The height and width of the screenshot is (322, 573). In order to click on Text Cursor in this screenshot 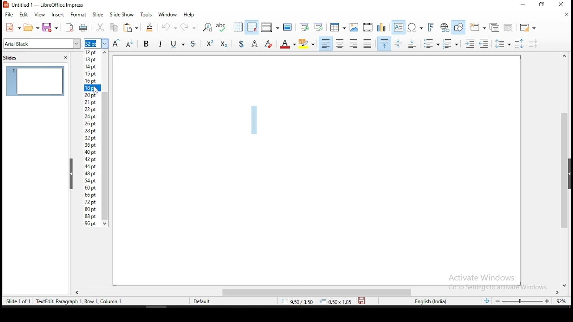, I will do `click(254, 119)`.